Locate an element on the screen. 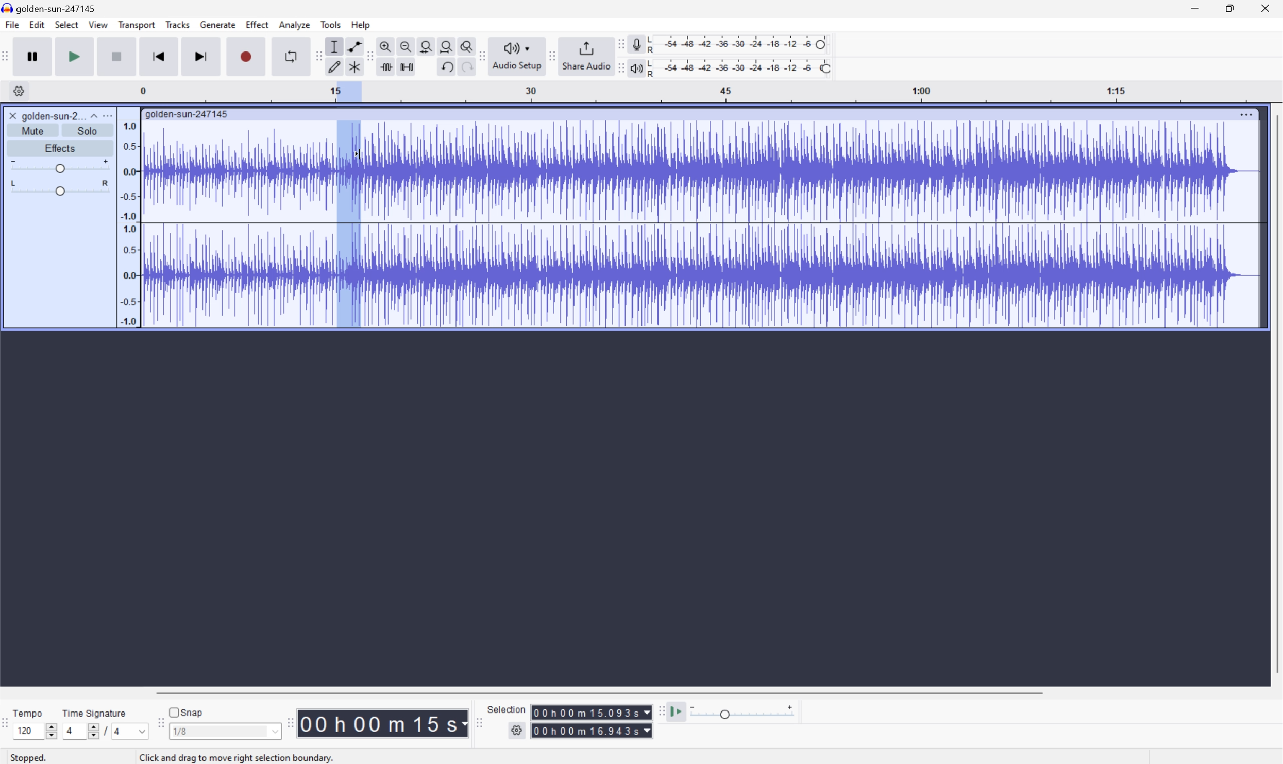  Drop Down is located at coordinates (274, 733).